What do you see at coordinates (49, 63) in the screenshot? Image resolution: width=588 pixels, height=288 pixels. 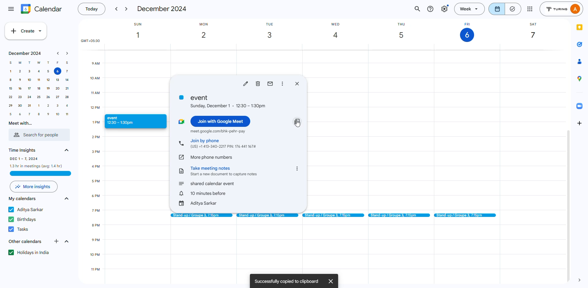 I see `T` at bounding box center [49, 63].